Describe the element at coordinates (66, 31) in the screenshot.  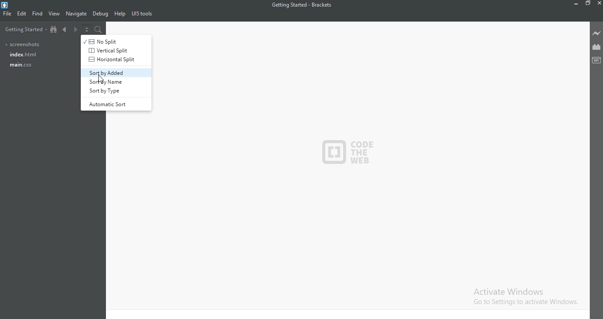
I see `Previous document` at that location.